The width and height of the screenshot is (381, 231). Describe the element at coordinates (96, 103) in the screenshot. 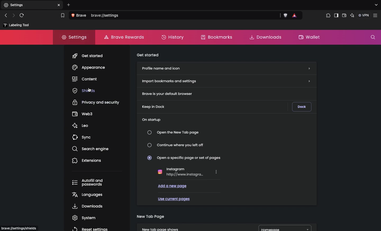

I see `Privacy and security` at that location.